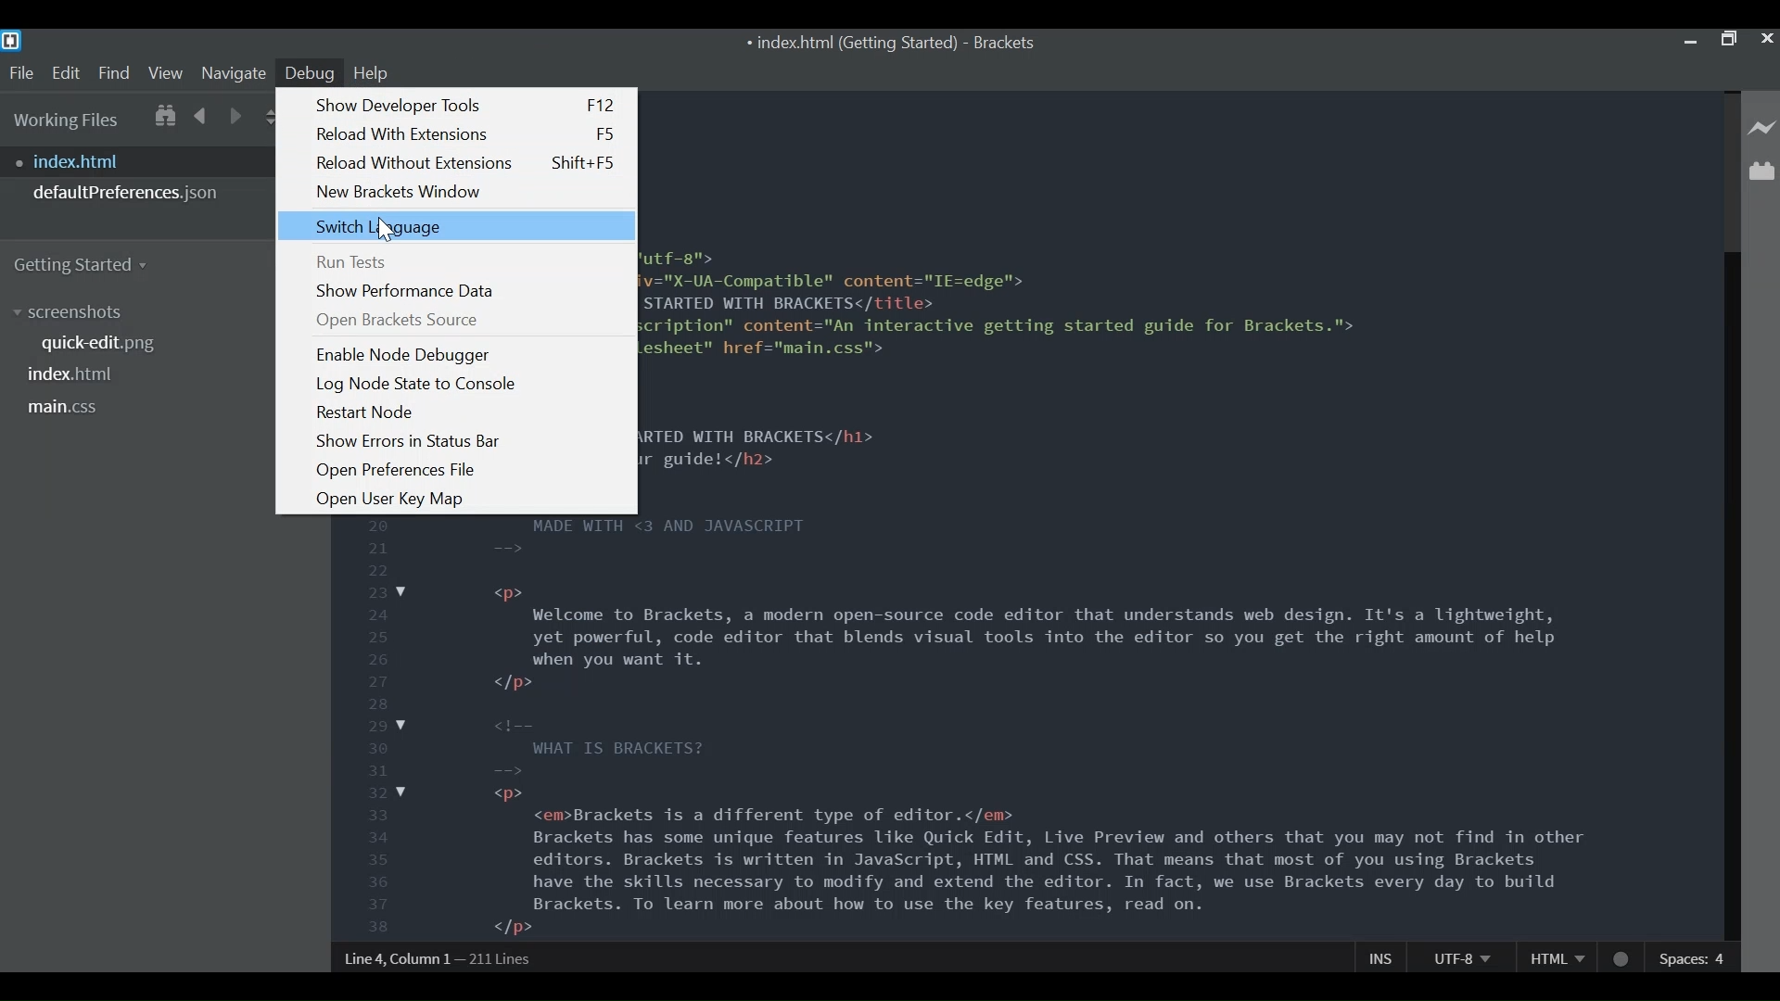 This screenshot has height=1001, width=1780. I want to click on minimize, so click(1690, 39).